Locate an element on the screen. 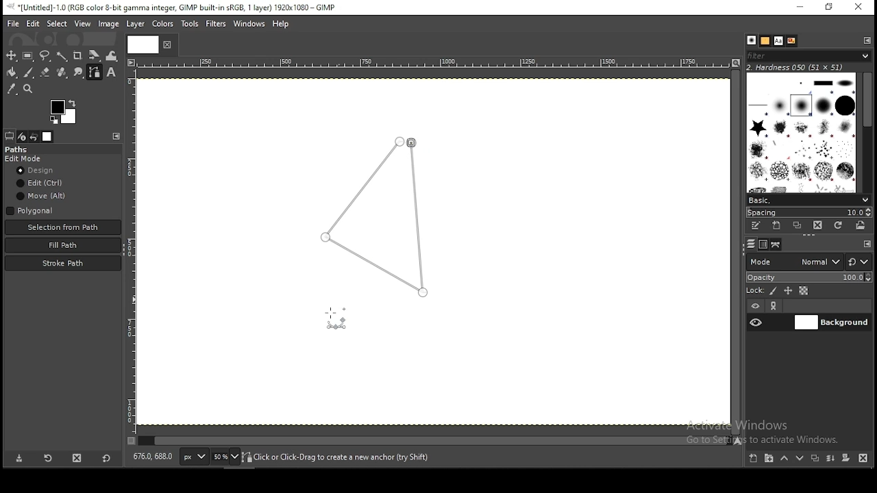 This screenshot has width=877, height=493. delete tool preset is located at coordinates (77, 460).